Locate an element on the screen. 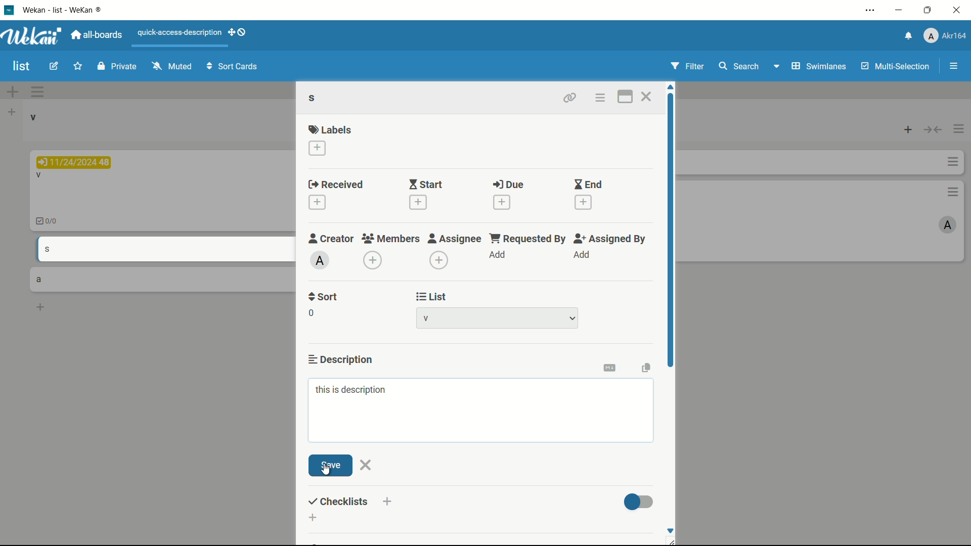 This screenshot has width=971, height=546. cursor is located at coordinates (325, 470).